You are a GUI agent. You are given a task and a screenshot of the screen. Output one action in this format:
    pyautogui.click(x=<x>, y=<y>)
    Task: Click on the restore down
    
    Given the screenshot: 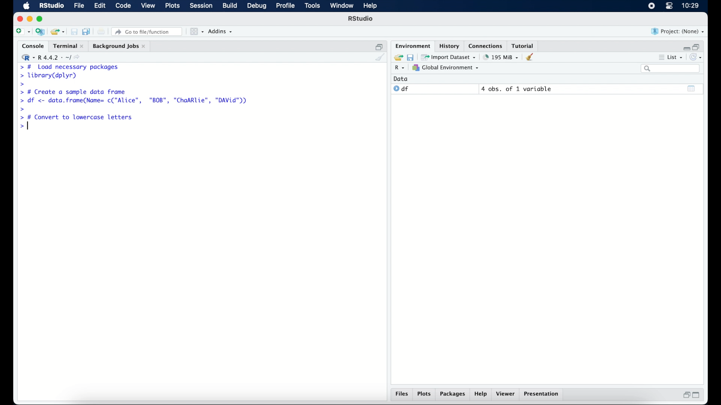 What is the action you would take?
    pyautogui.click(x=698, y=46)
    